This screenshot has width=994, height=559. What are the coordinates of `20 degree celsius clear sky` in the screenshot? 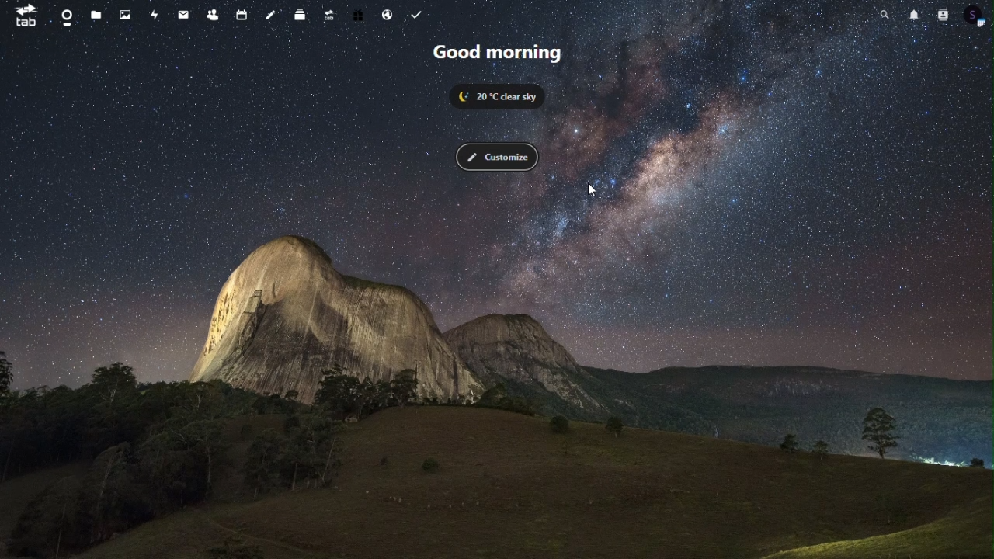 It's located at (503, 96).